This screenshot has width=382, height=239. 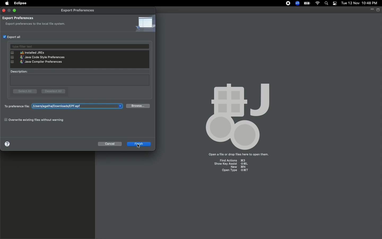 What do you see at coordinates (297, 3) in the screenshot?
I see `Zoom` at bounding box center [297, 3].